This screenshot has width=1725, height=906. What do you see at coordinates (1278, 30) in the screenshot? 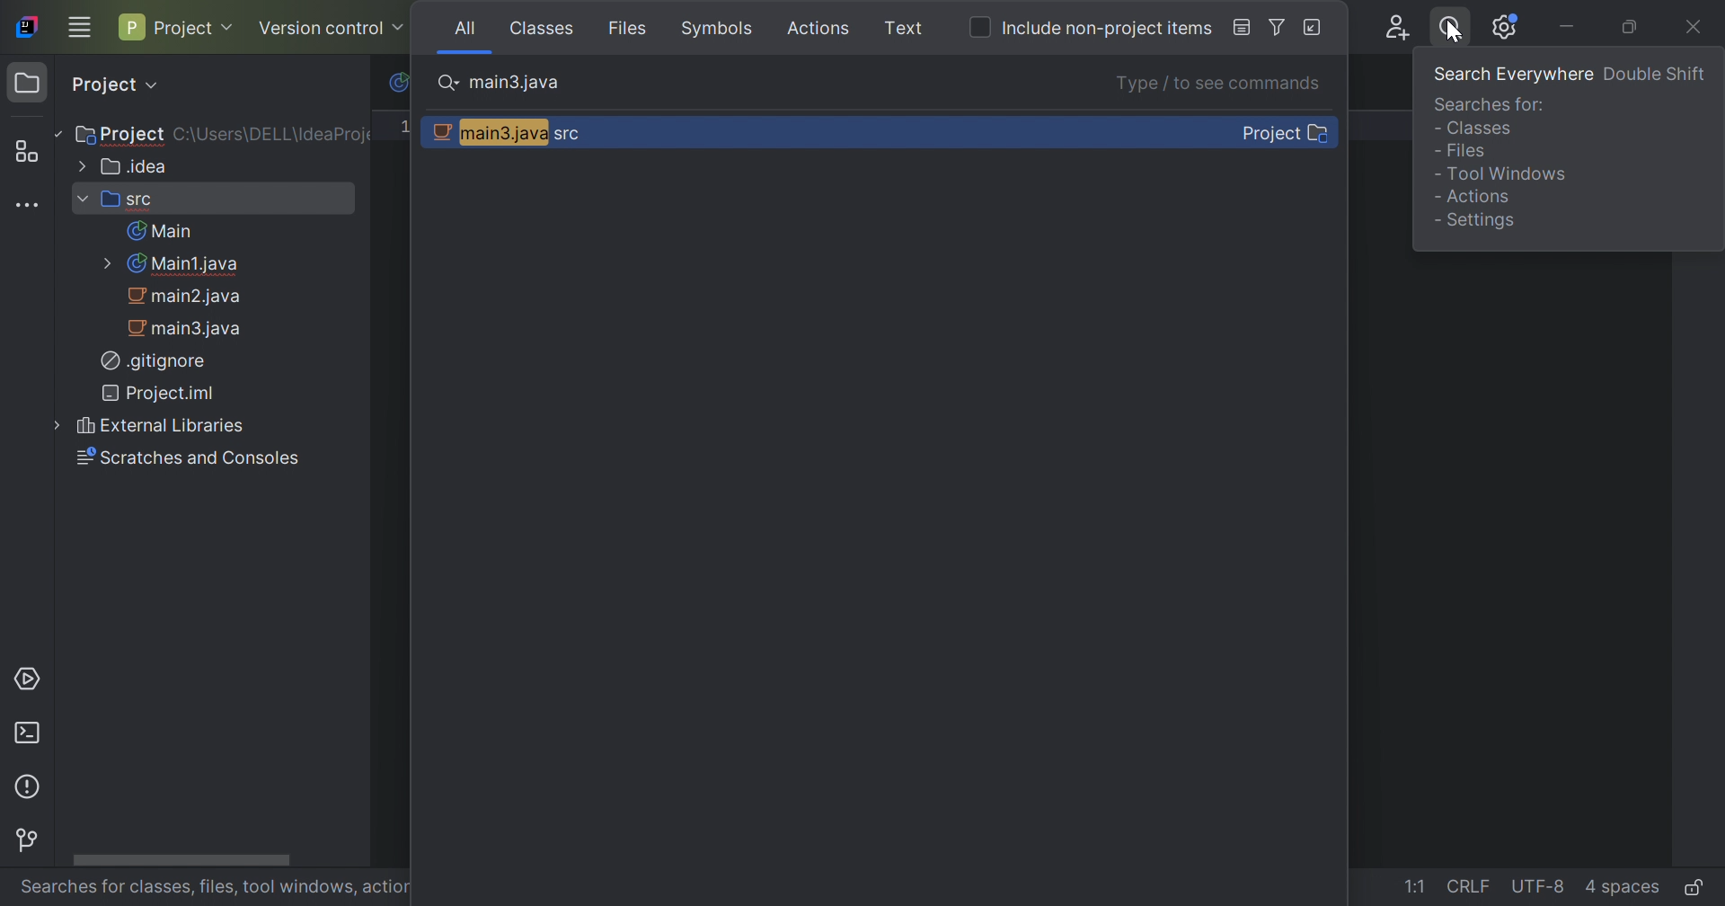
I see `Filter` at bounding box center [1278, 30].